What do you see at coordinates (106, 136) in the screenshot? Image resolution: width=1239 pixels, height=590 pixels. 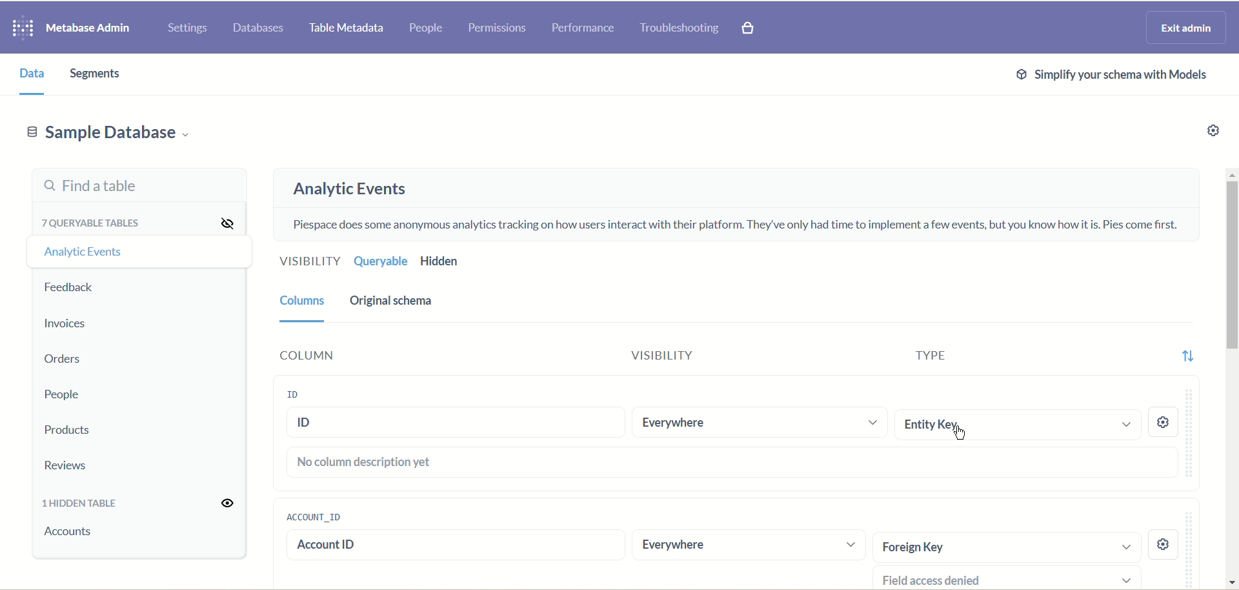 I see `sample database` at bounding box center [106, 136].